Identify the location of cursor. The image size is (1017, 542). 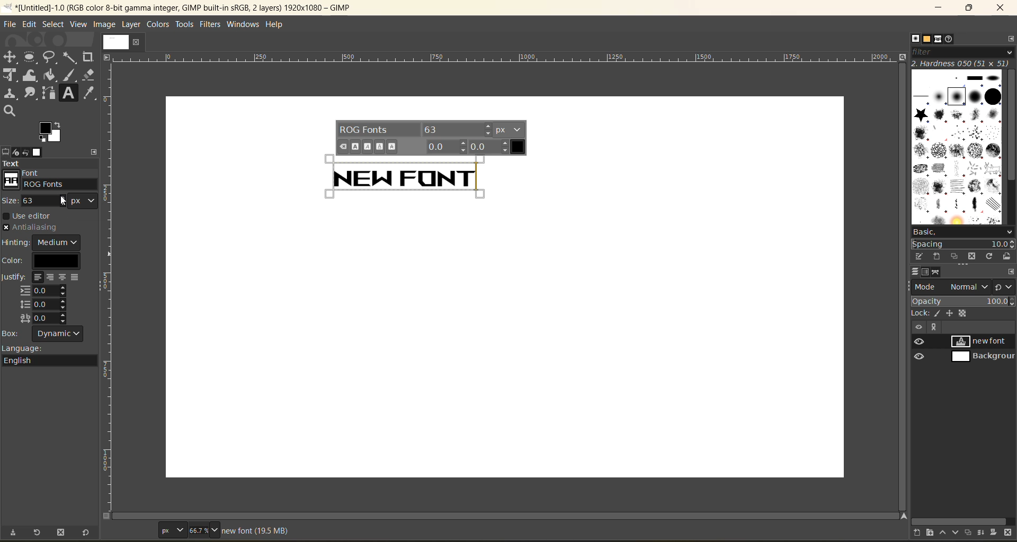
(17, 186).